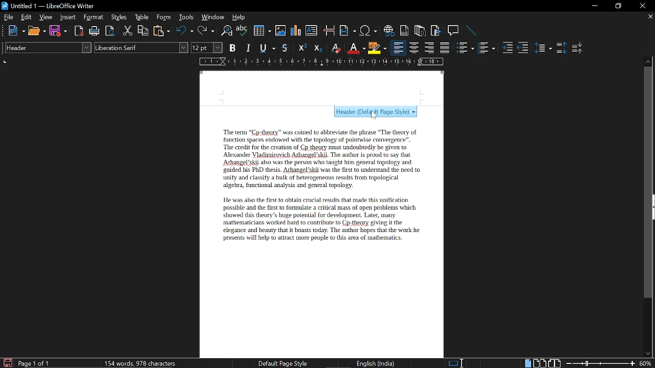 The width and height of the screenshot is (655, 368). Describe the element at coordinates (348, 31) in the screenshot. I see `Insert field` at that location.